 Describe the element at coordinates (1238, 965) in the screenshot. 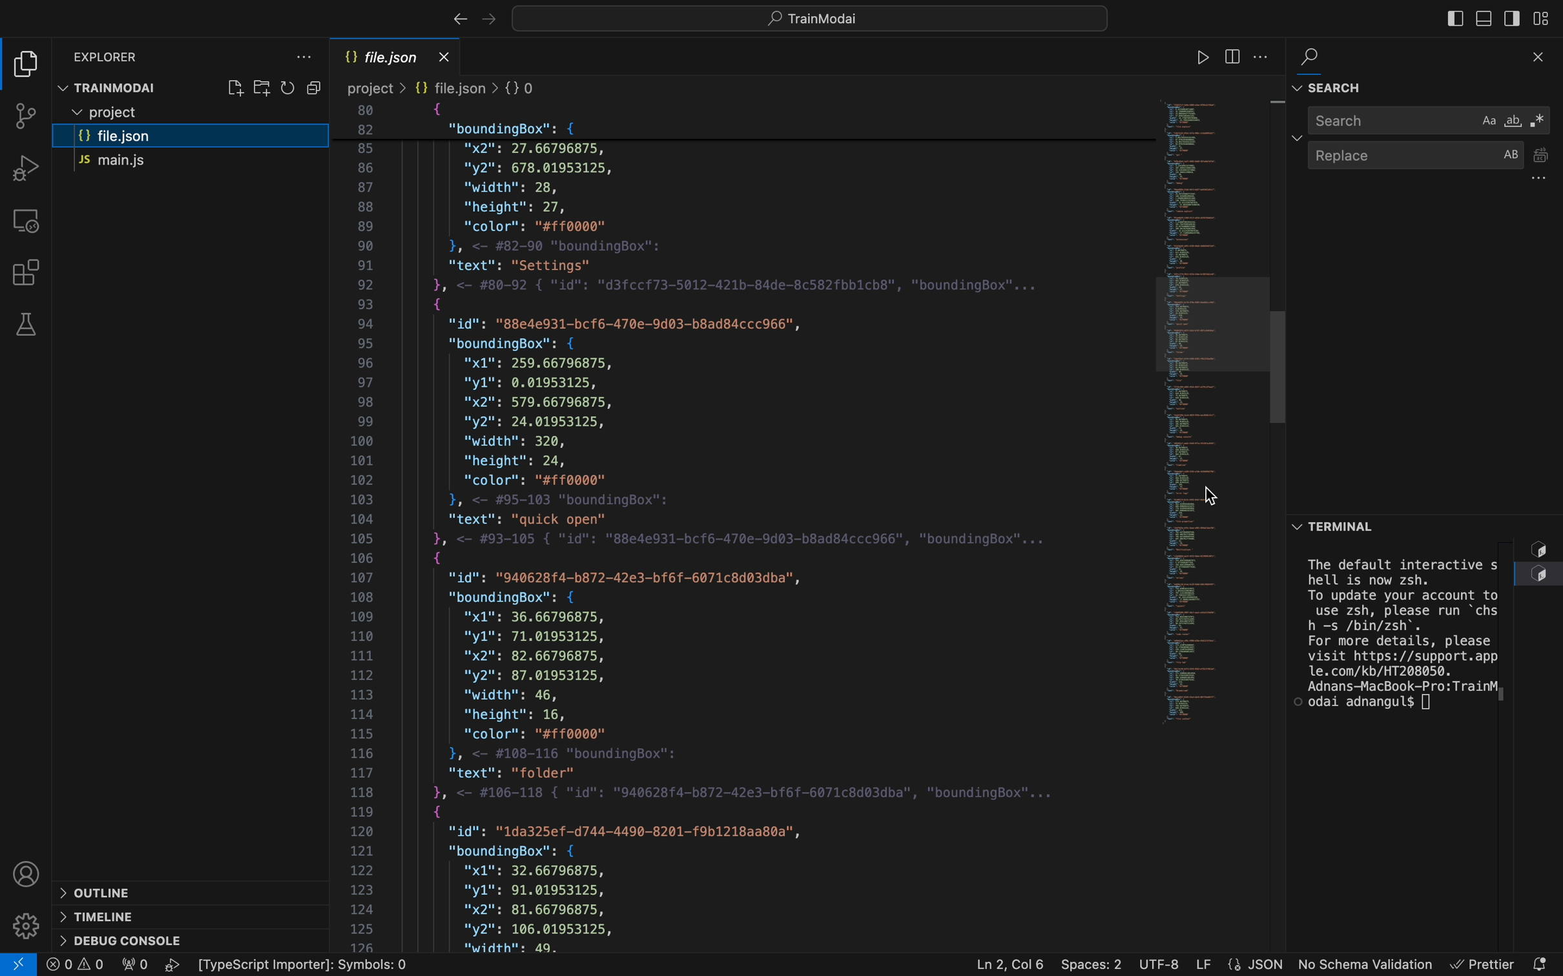

I see `file properties` at that location.